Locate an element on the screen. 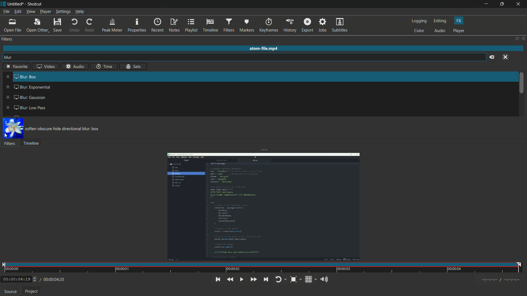  close is located at coordinates (523, 39).